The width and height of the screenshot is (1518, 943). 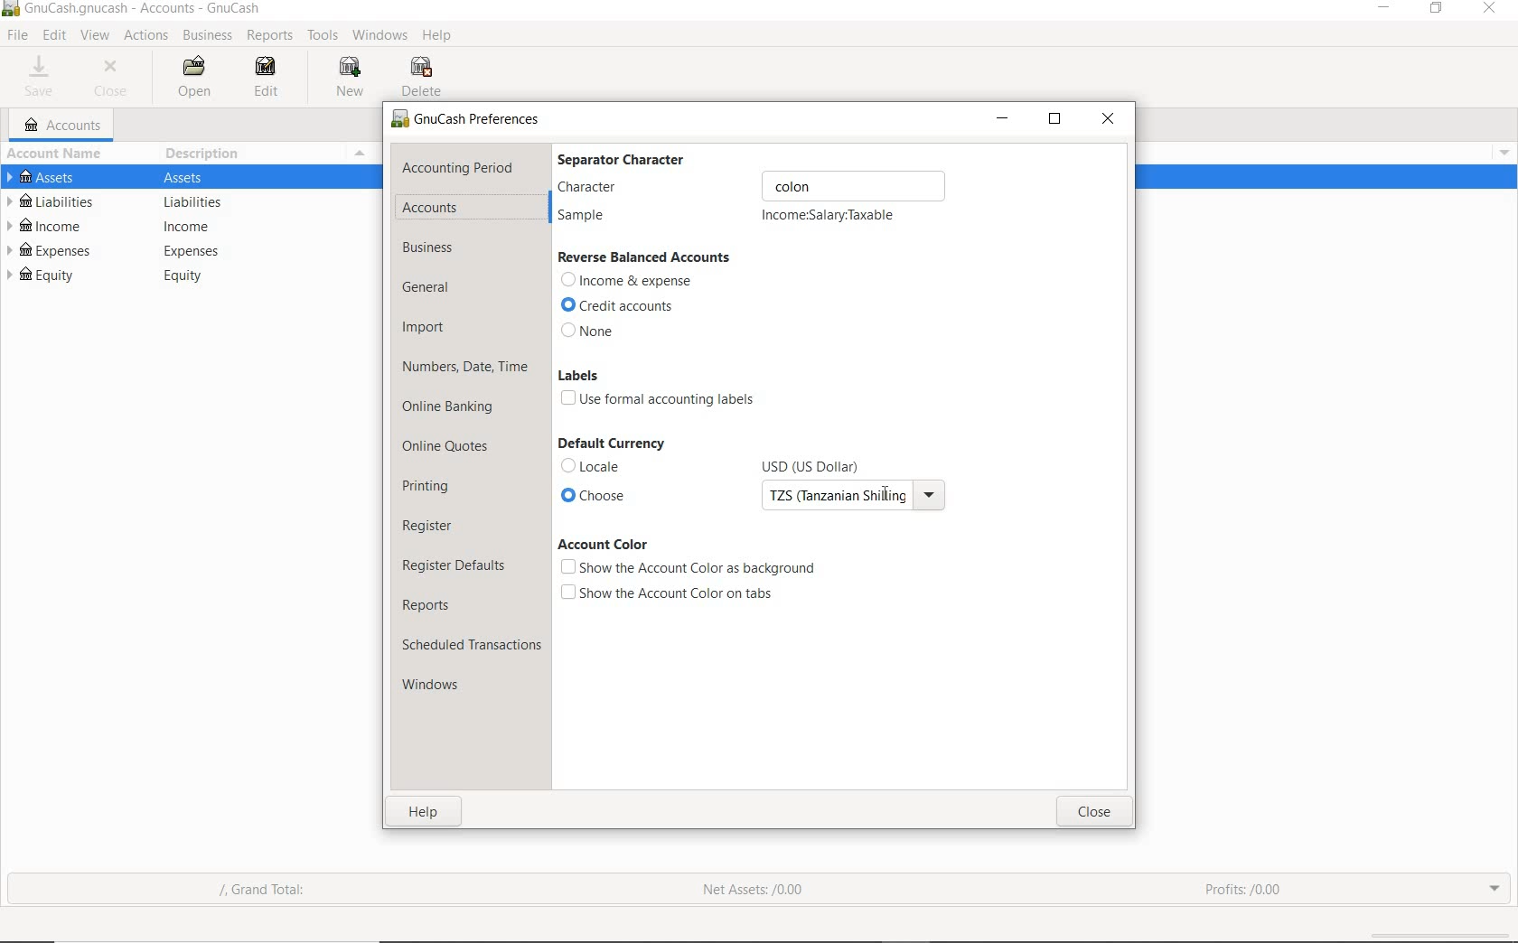 I want to click on profits, so click(x=1245, y=884).